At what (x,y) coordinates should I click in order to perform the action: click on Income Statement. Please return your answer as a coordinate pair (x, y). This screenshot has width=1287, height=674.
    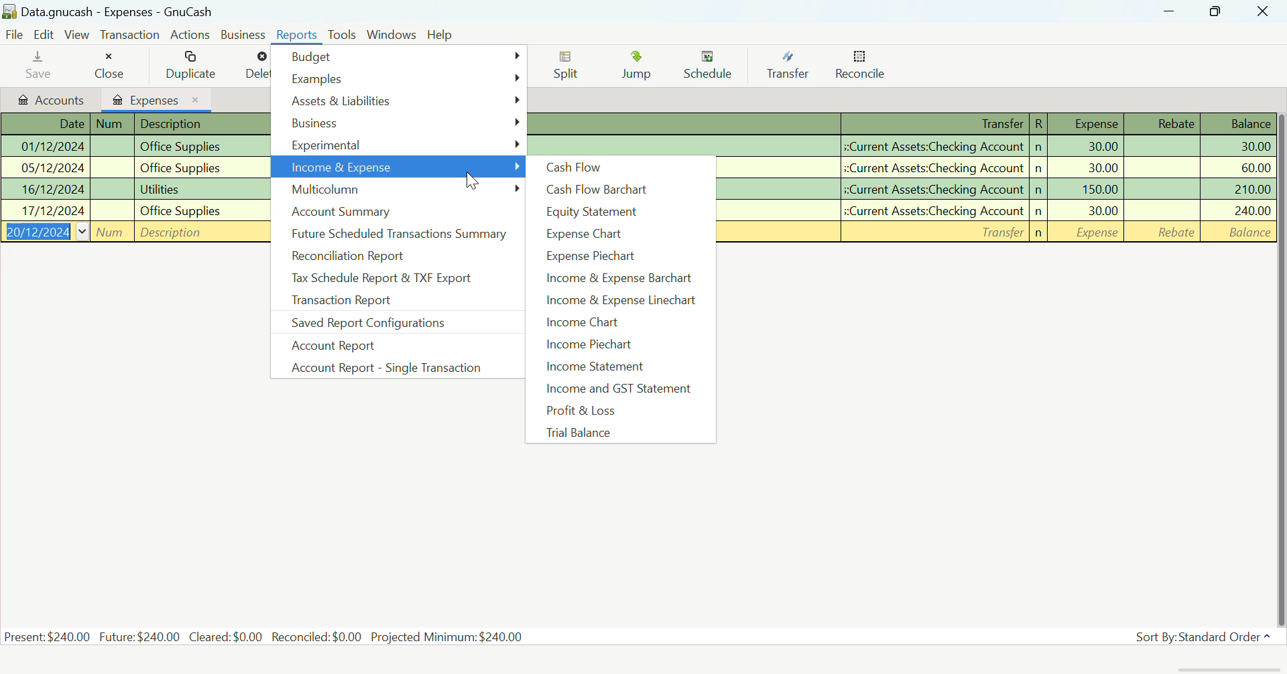
    Looking at the image, I should click on (619, 367).